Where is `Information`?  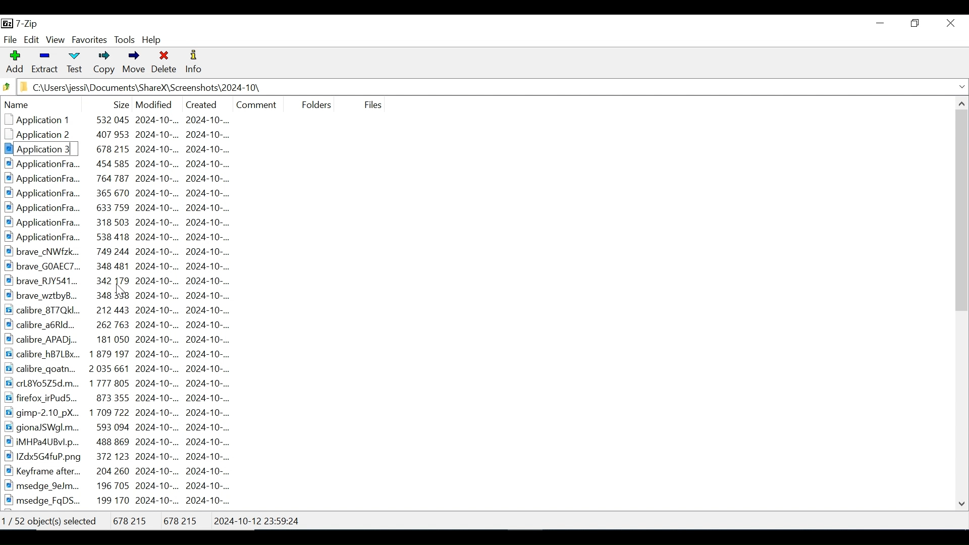 Information is located at coordinates (194, 63).